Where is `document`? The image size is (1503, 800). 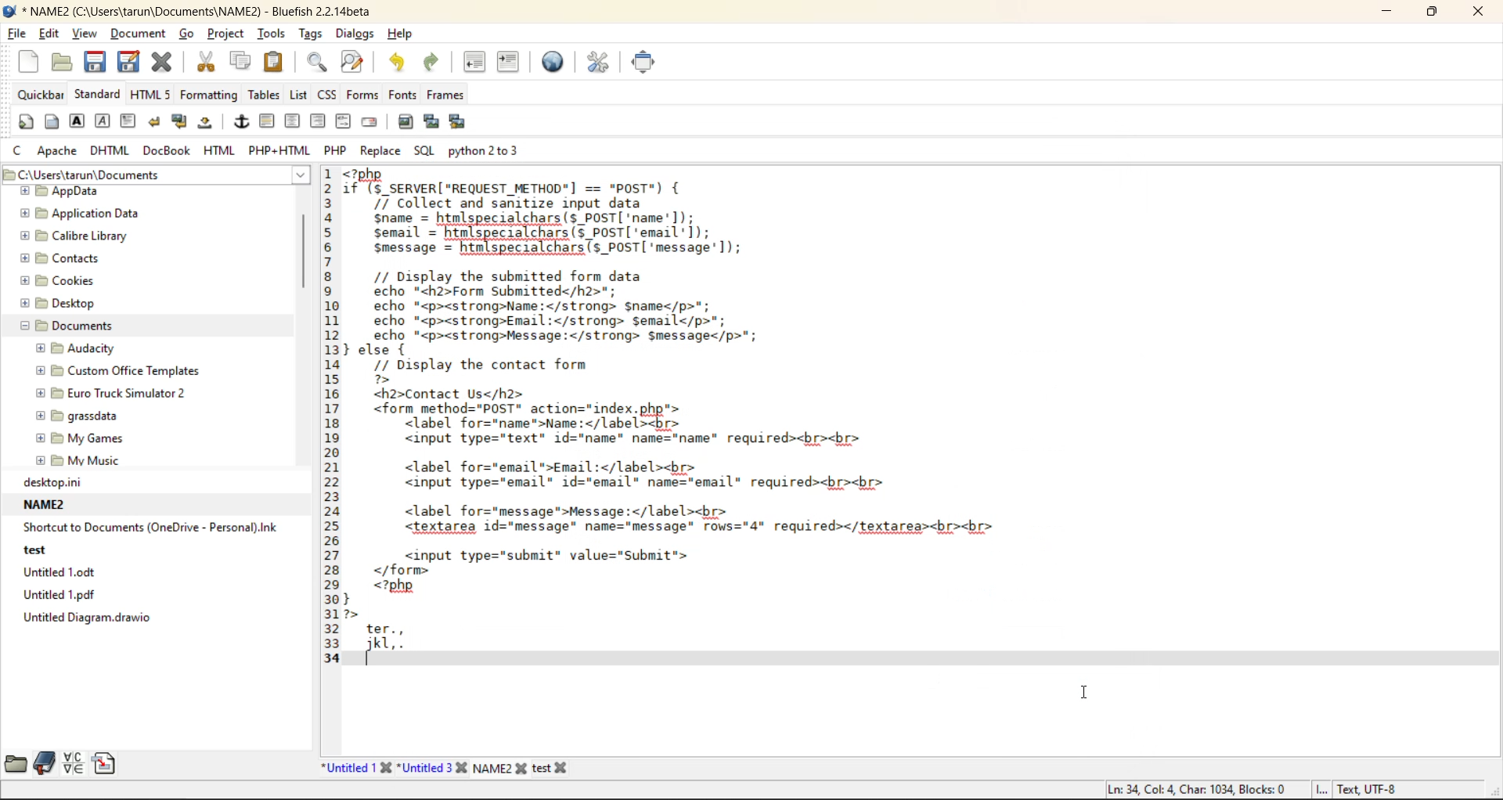
document is located at coordinates (139, 34).